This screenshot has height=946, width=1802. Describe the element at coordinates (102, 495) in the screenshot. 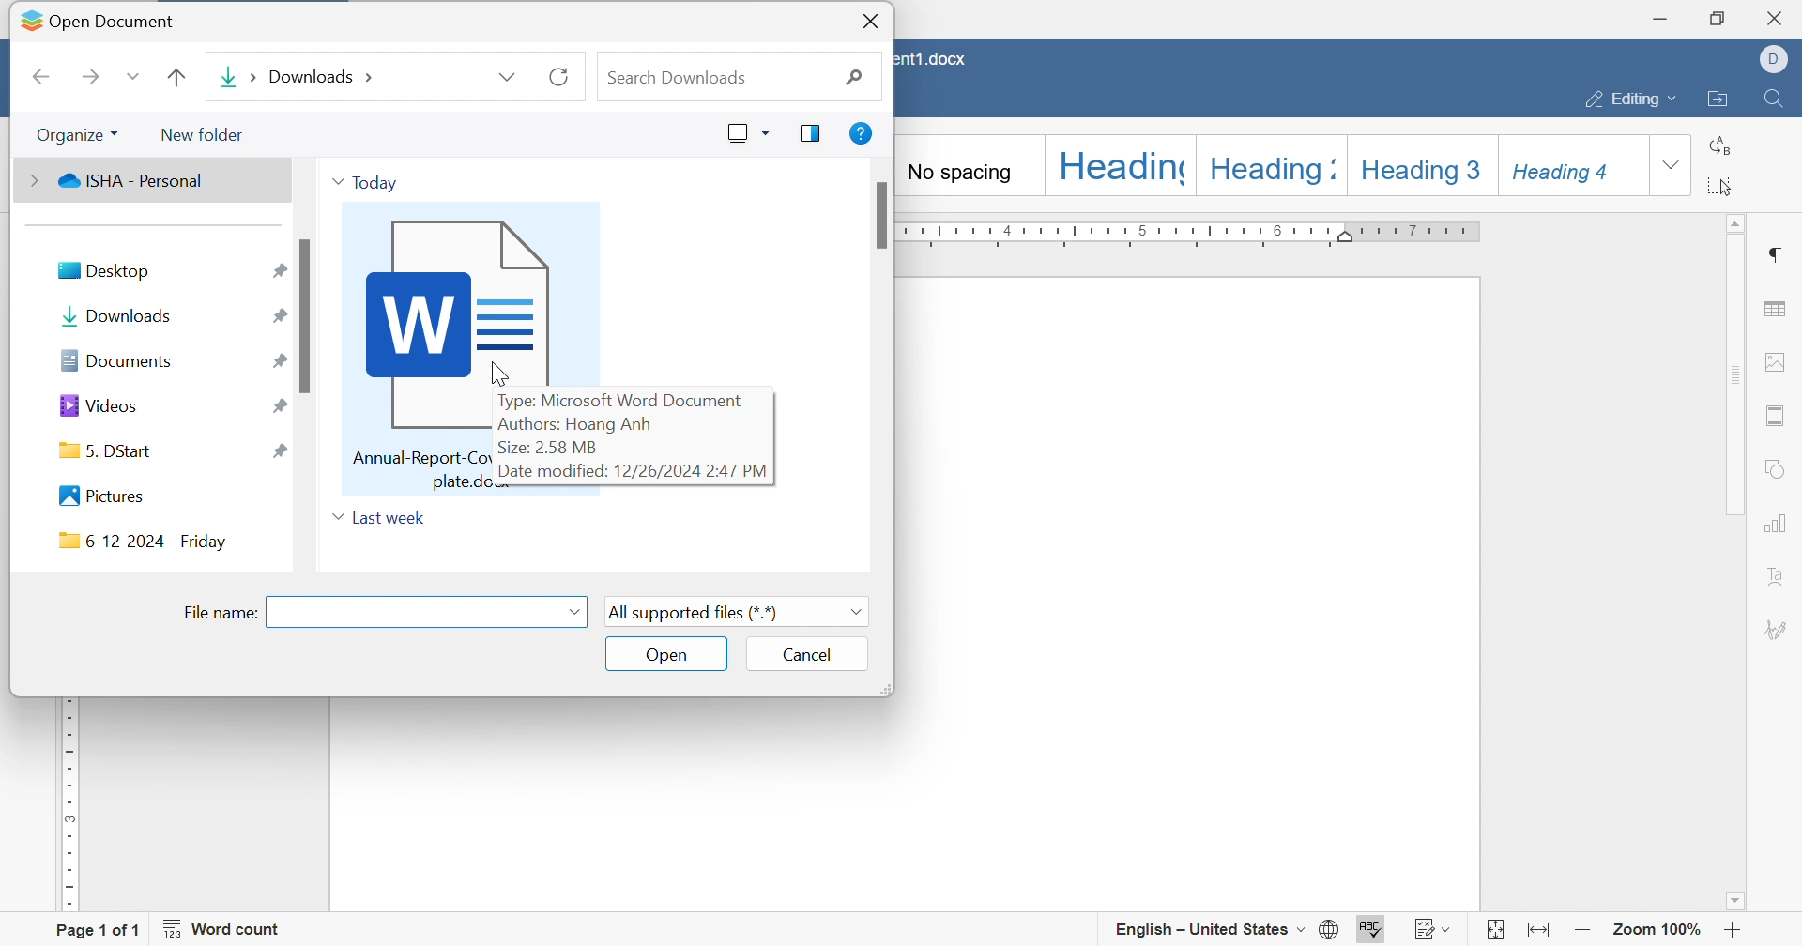

I see `pictures` at that location.